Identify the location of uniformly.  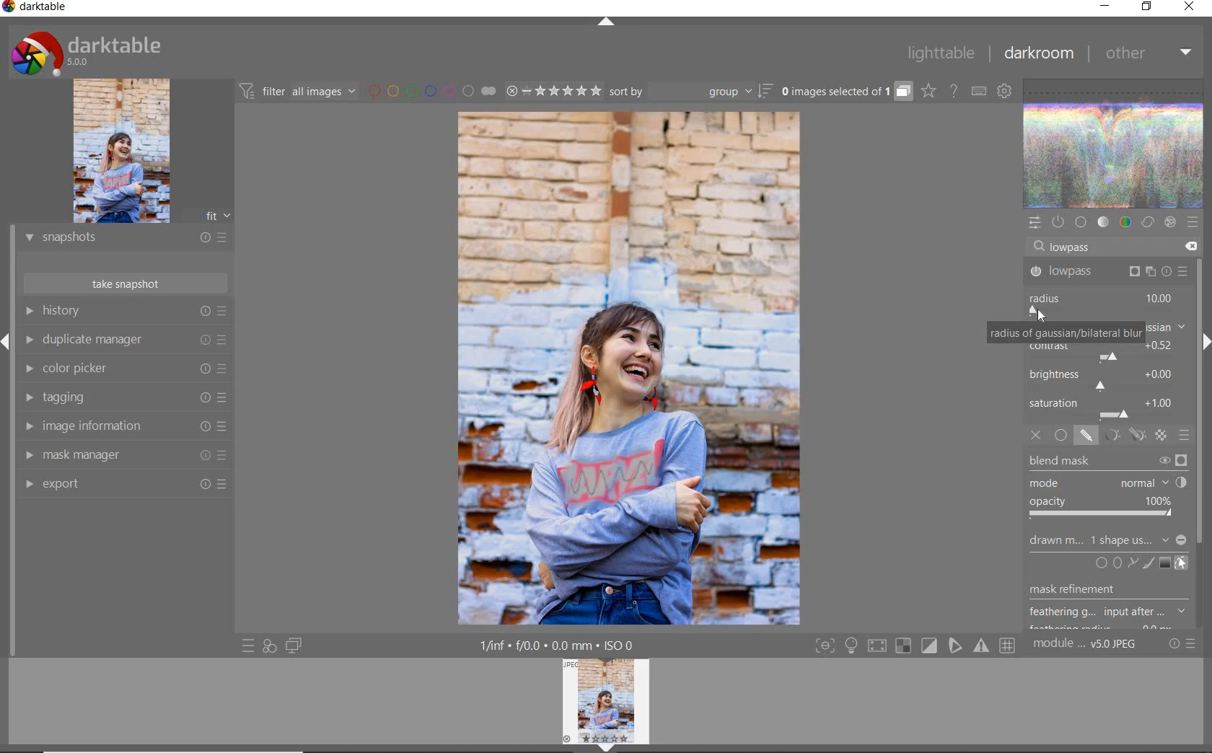
(1060, 436).